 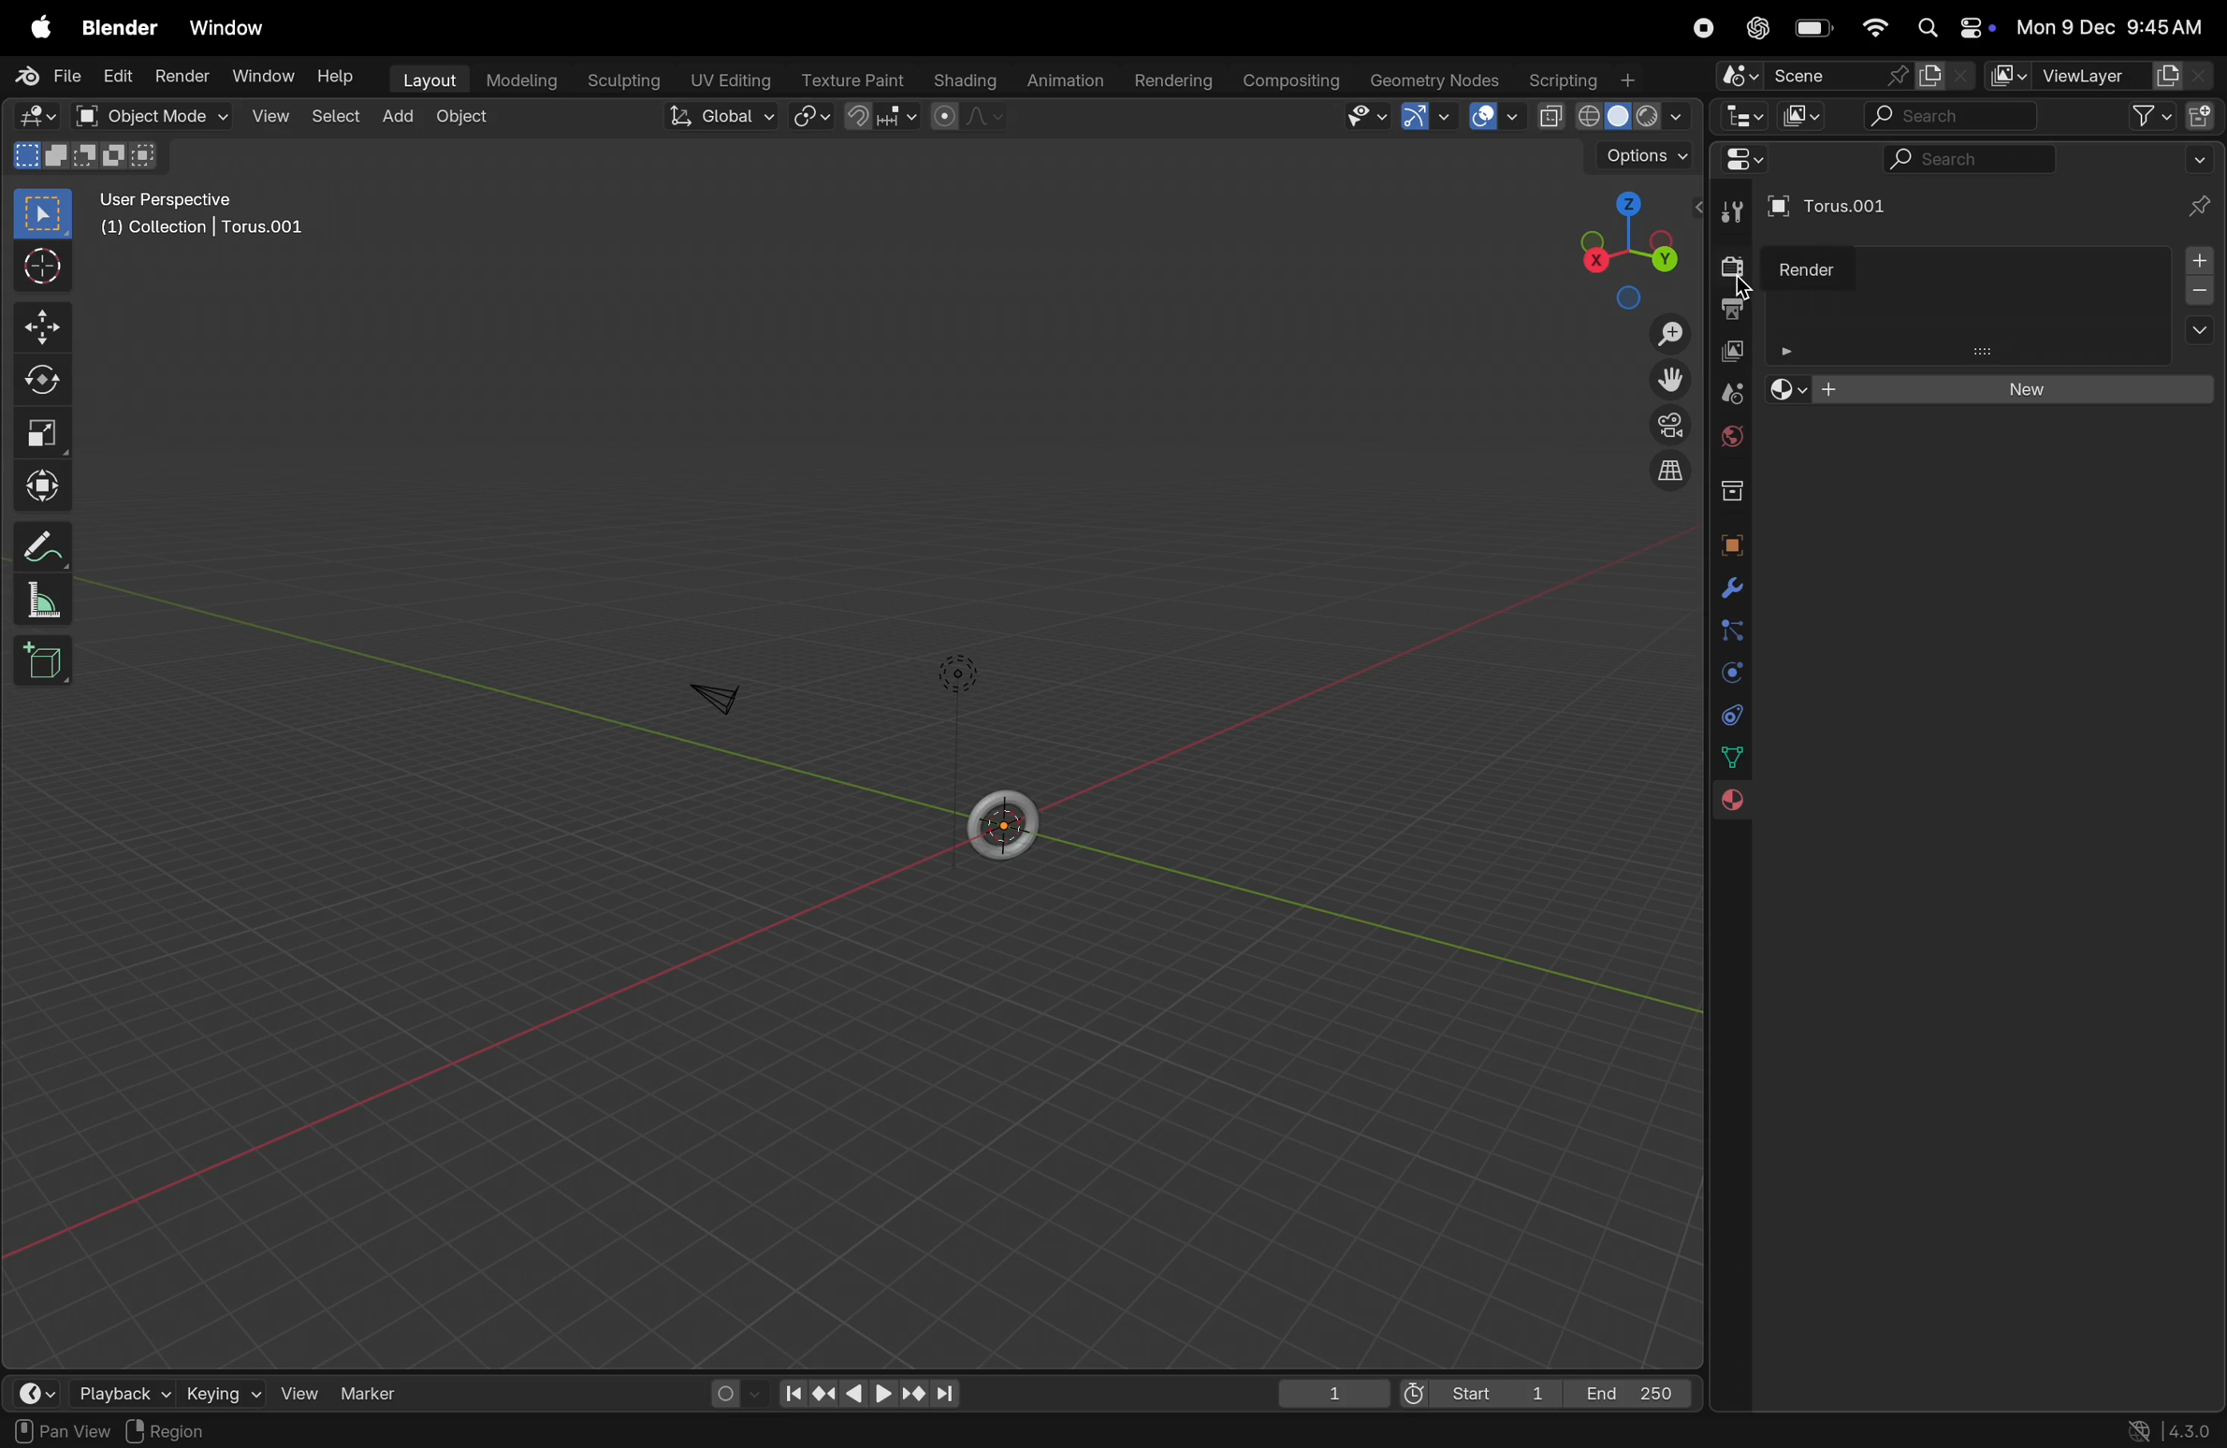 What do you see at coordinates (120, 78) in the screenshot?
I see `edit` at bounding box center [120, 78].